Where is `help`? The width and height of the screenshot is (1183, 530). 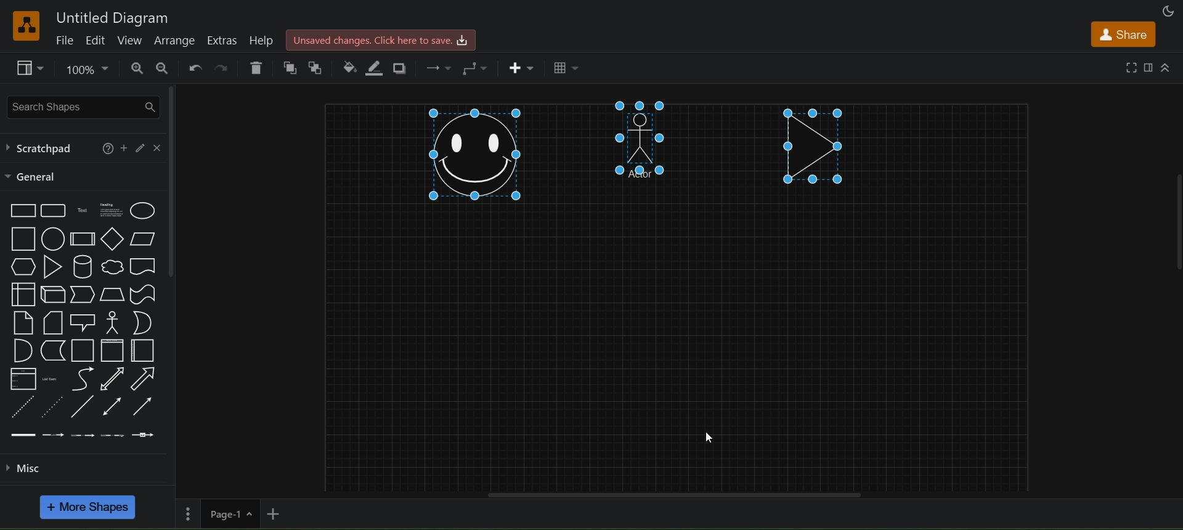
help is located at coordinates (105, 147).